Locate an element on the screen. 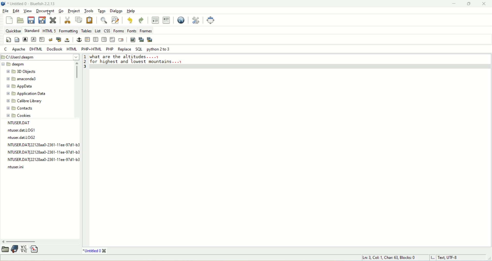 This screenshot has width=492, height=261. multi-thumbnail is located at coordinates (150, 39).